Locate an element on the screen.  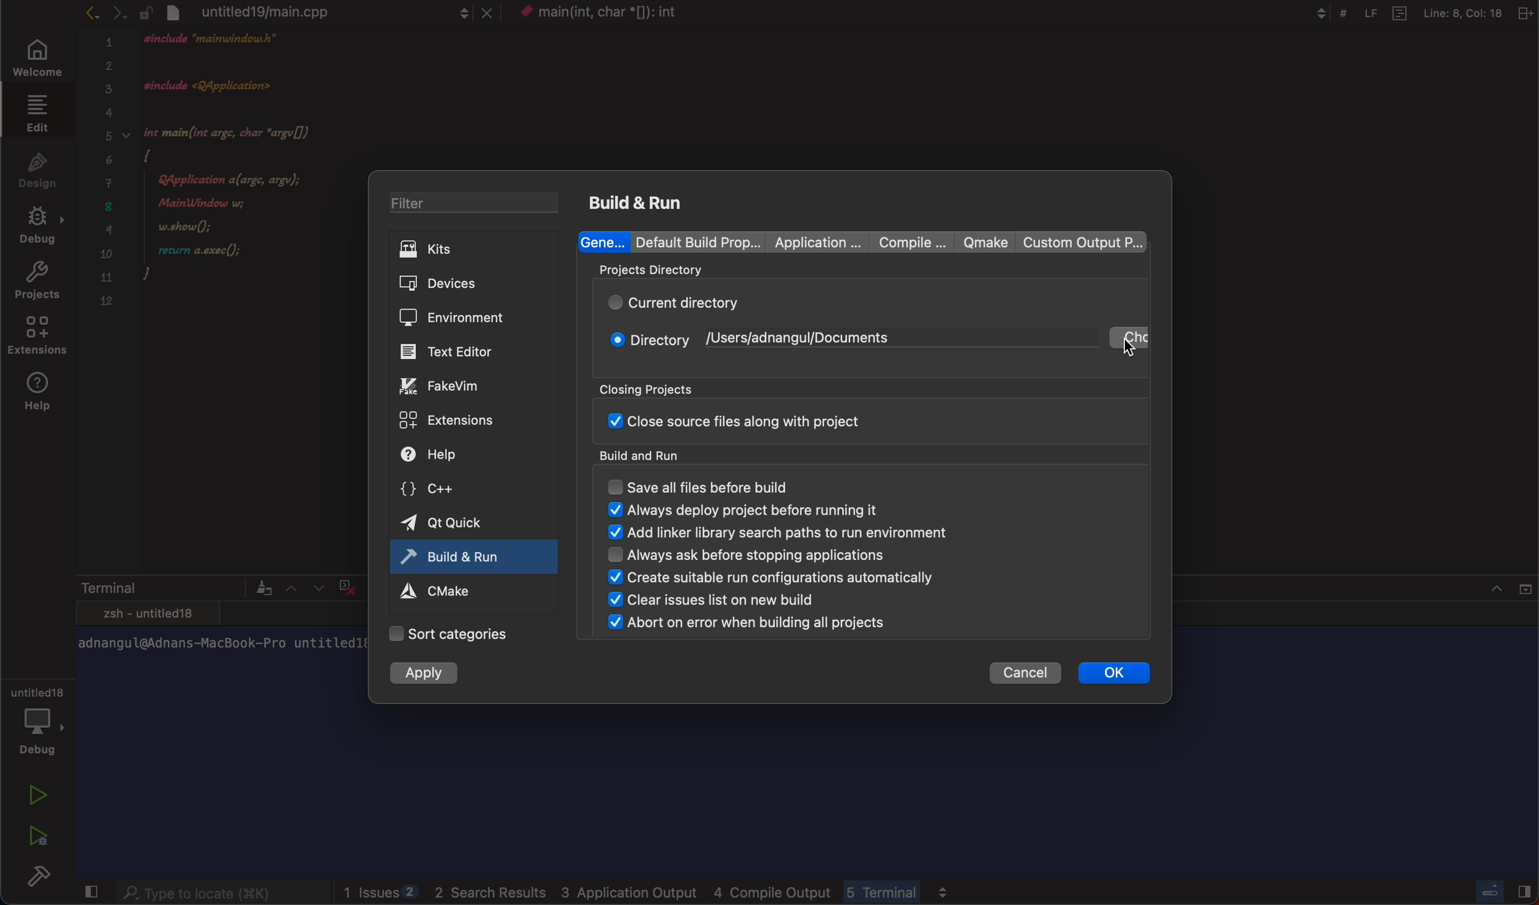
save all is located at coordinates (699, 484).